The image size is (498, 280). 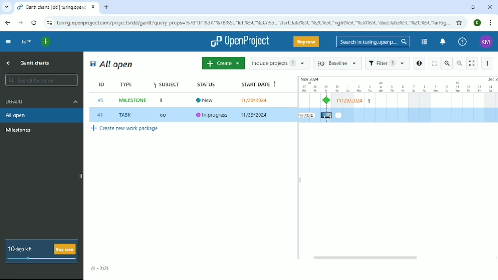 What do you see at coordinates (162, 101) in the screenshot?
I see `II` at bounding box center [162, 101].